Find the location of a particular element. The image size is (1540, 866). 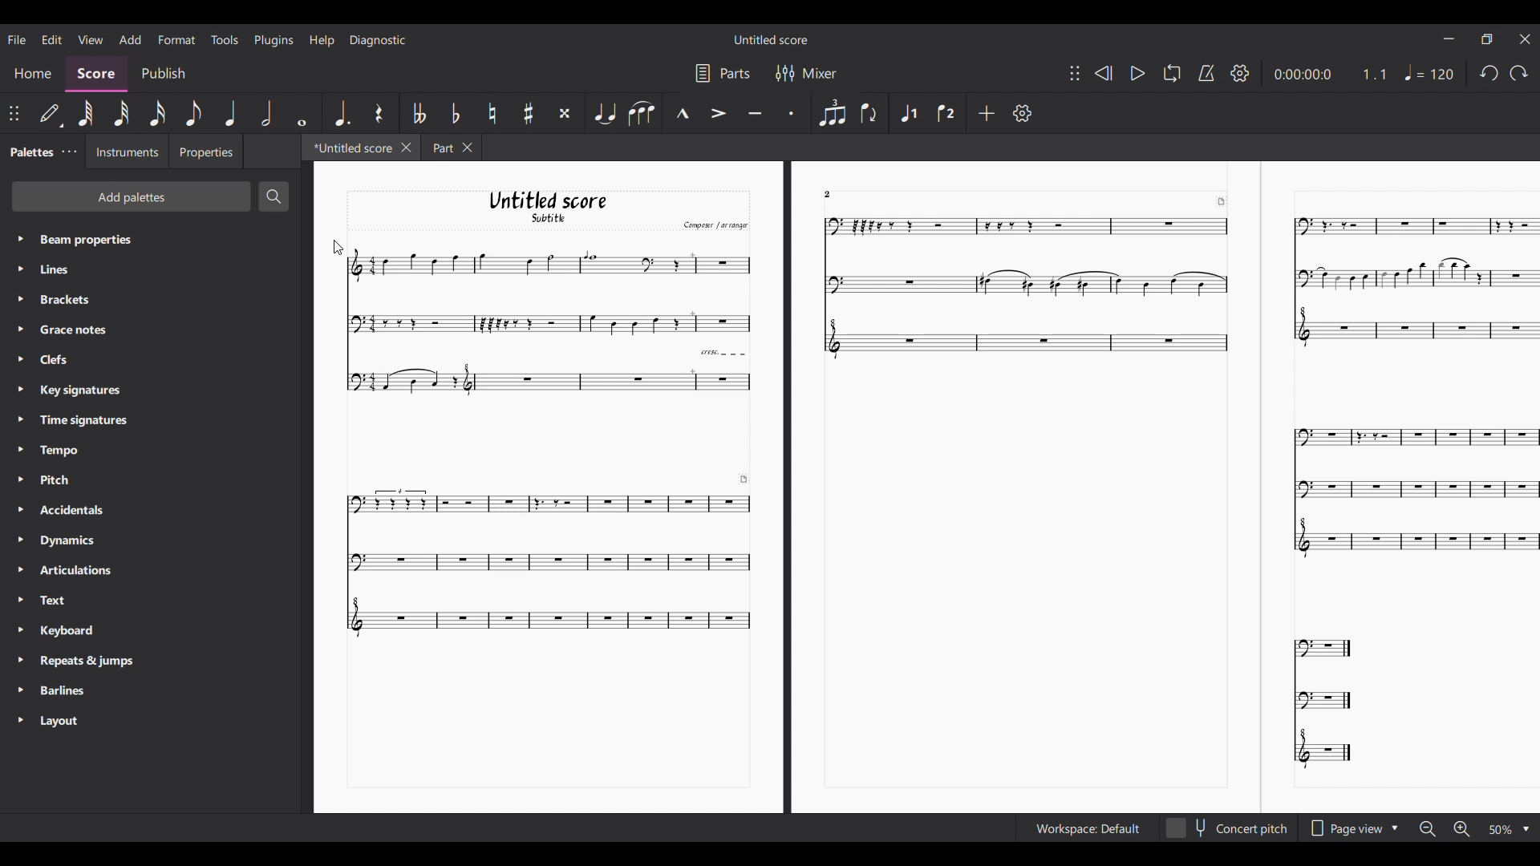

Add is located at coordinates (986, 112).